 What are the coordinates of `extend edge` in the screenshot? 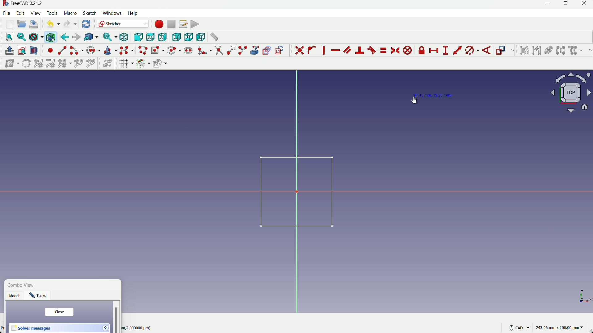 It's located at (231, 51).